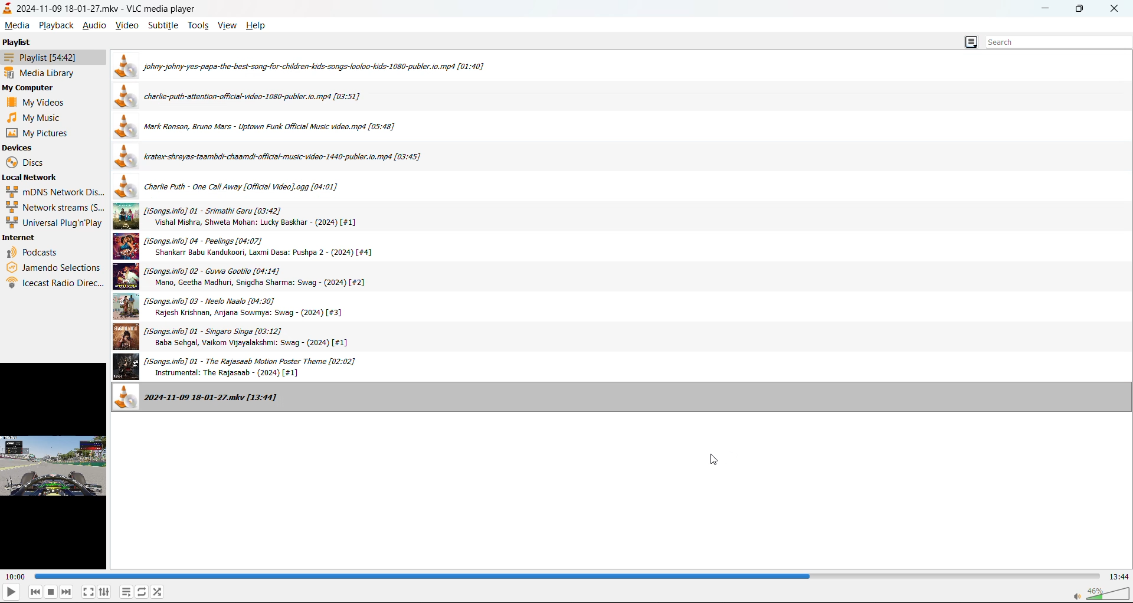  Describe the element at coordinates (48, 58) in the screenshot. I see `playlist` at that location.